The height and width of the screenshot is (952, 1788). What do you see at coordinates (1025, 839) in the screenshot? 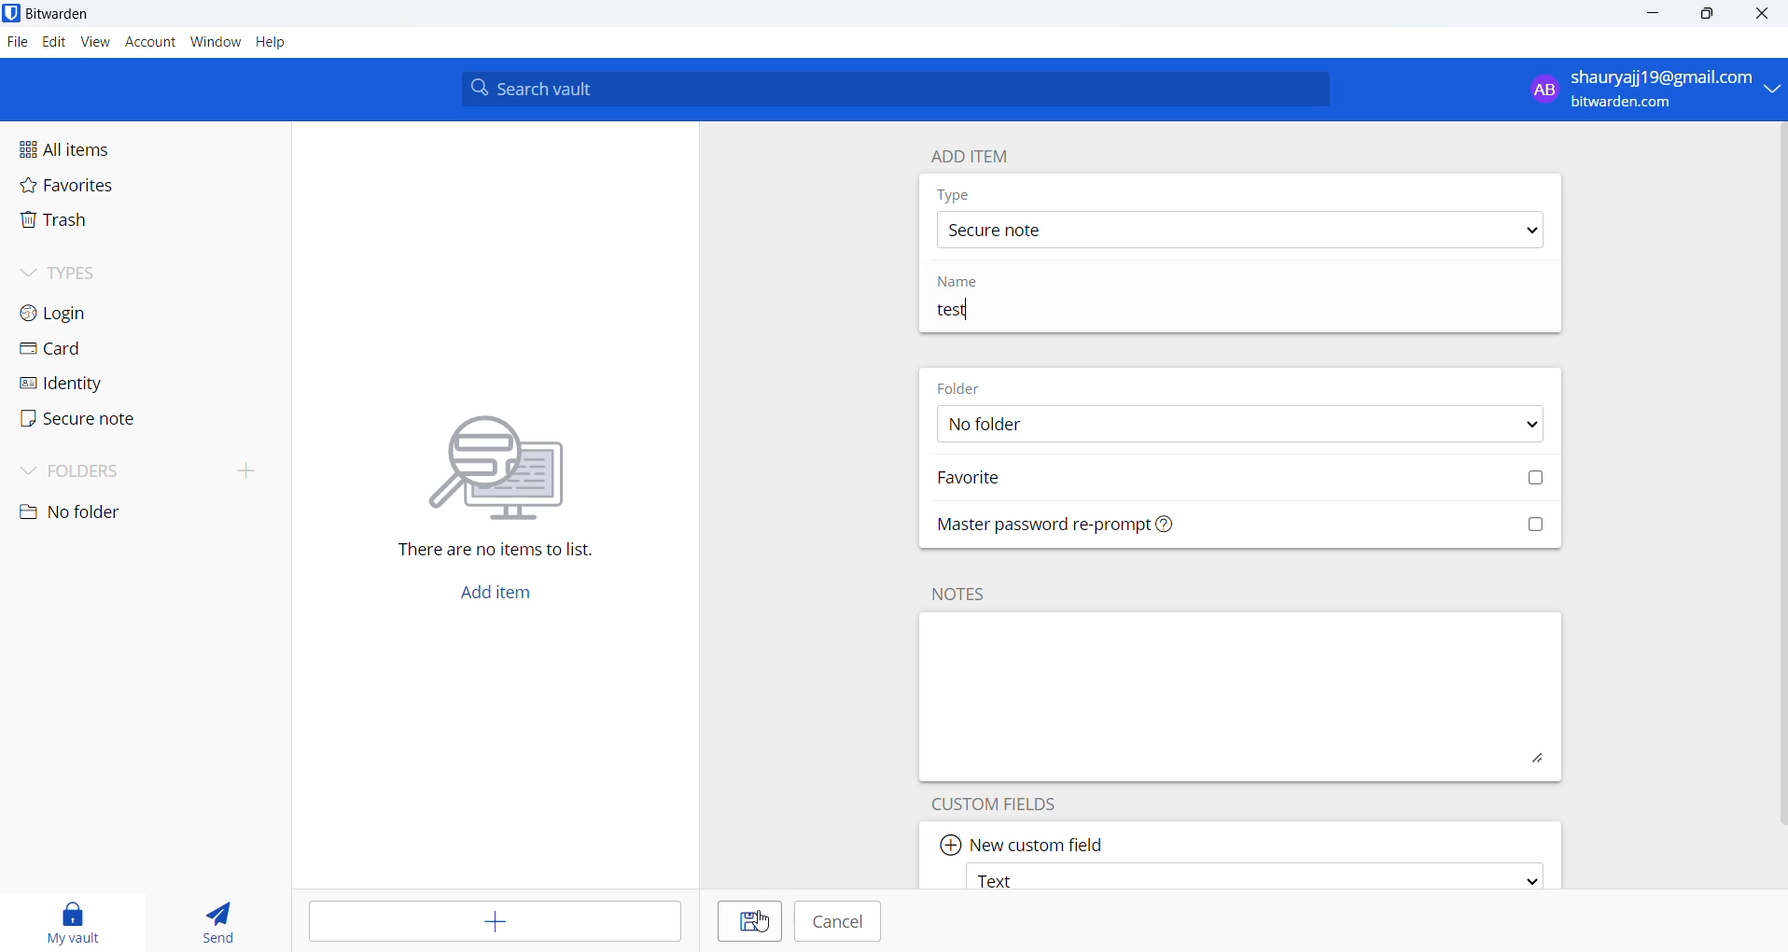
I see `add new field` at bounding box center [1025, 839].